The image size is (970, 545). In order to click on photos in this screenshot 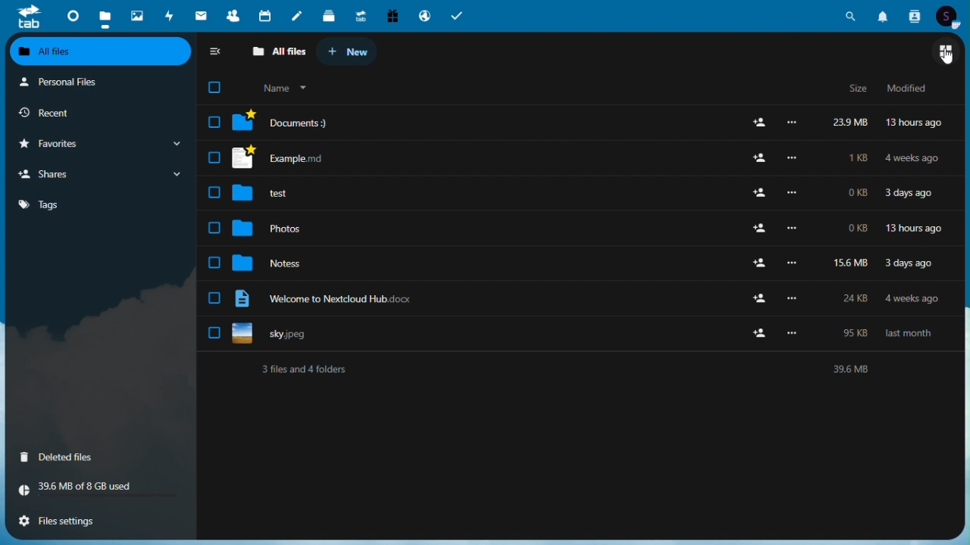, I will do `click(288, 230)`.